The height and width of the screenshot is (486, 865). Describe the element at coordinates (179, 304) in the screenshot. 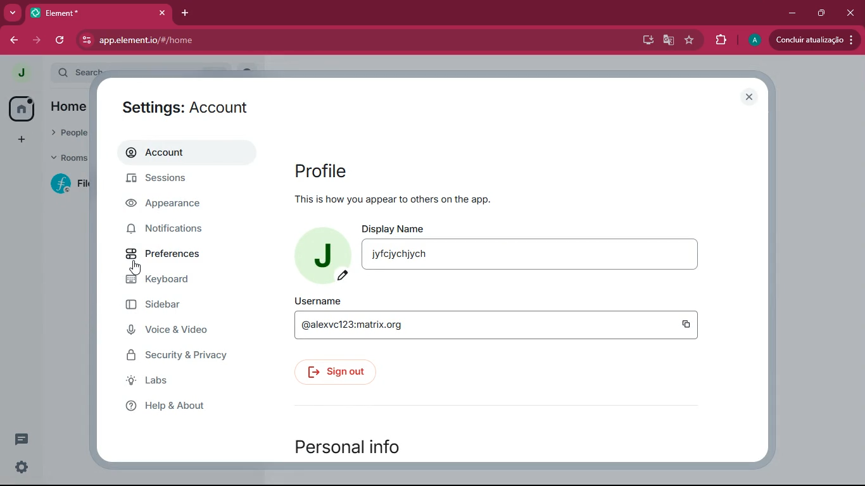

I see `sidebar` at that location.